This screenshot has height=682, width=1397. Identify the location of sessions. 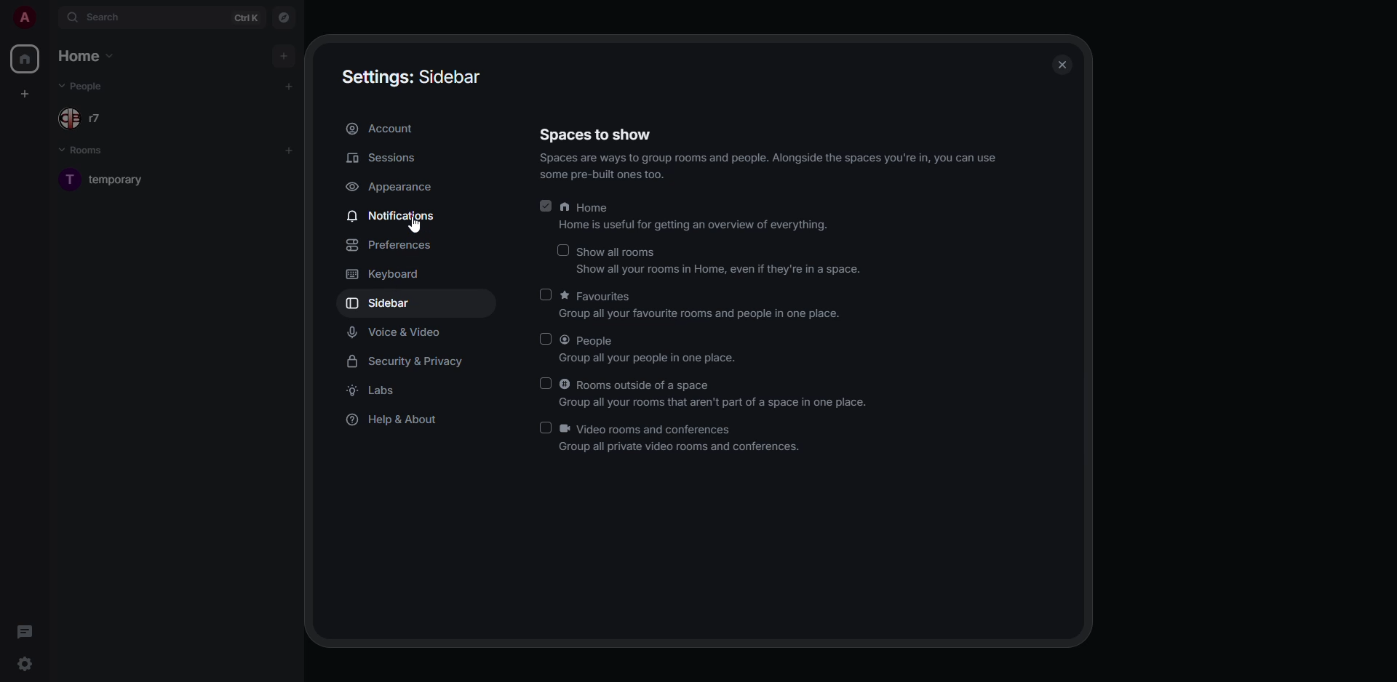
(381, 158).